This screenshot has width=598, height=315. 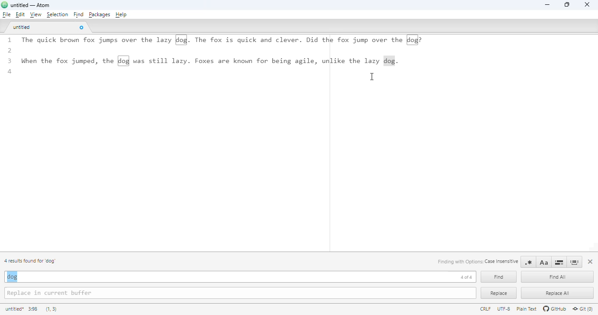 What do you see at coordinates (123, 61) in the screenshot?
I see `highlighted occurrence of 'dog'` at bounding box center [123, 61].